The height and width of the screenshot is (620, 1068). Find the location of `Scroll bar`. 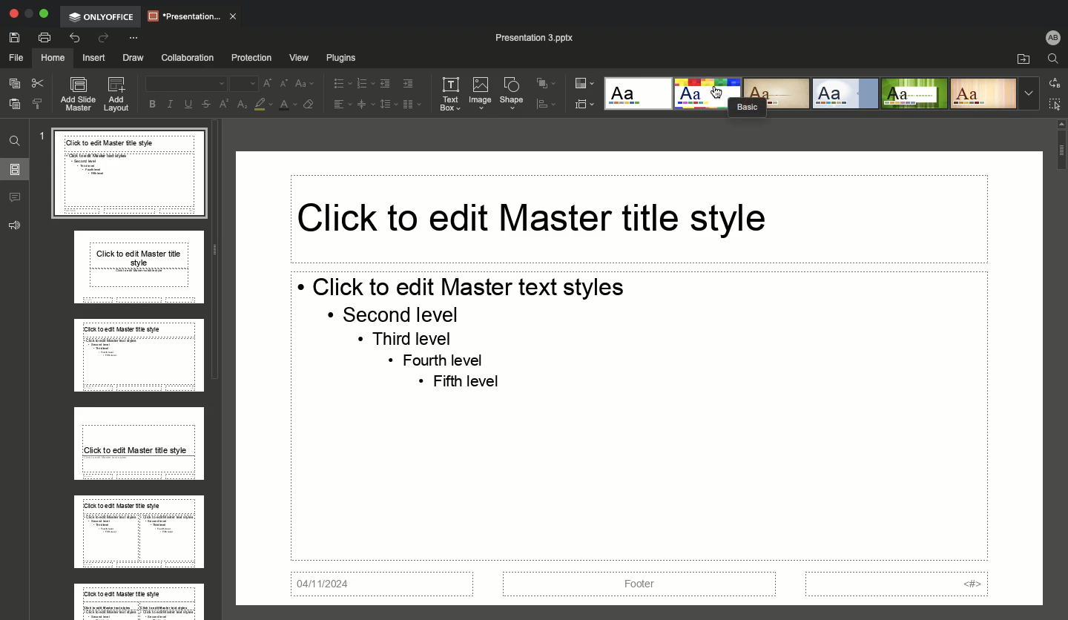

Scroll bar is located at coordinates (1060, 366).